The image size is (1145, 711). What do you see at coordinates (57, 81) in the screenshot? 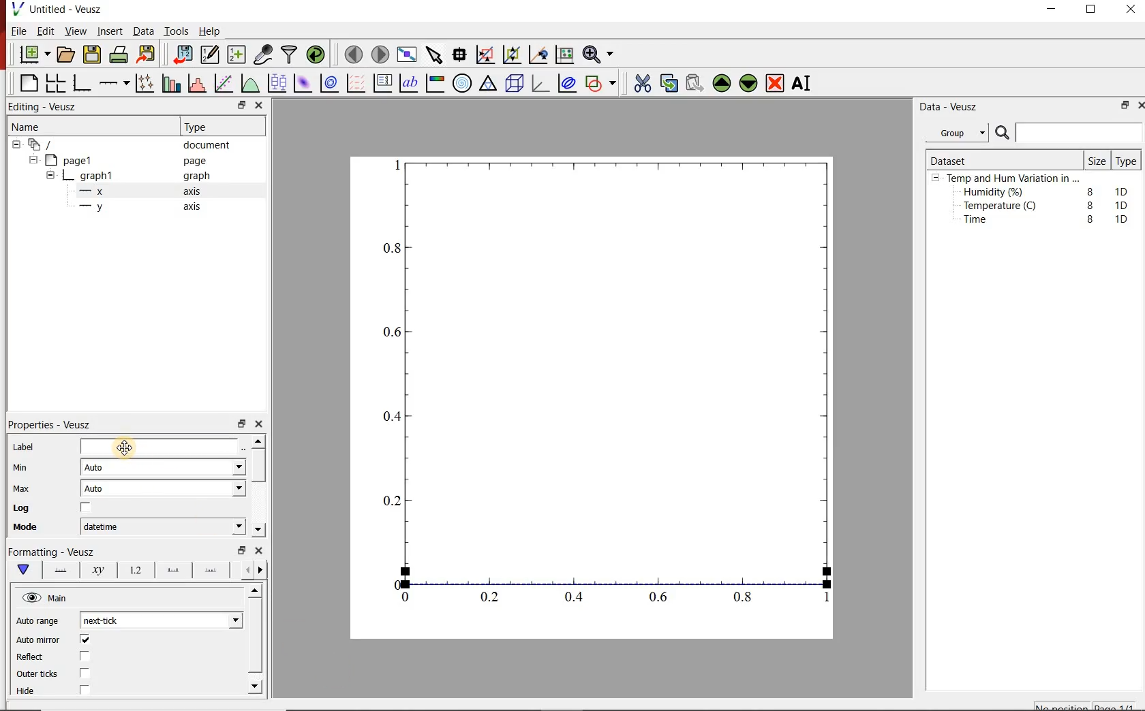
I see `arrange graphs in a grid` at bounding box center [57, 81].